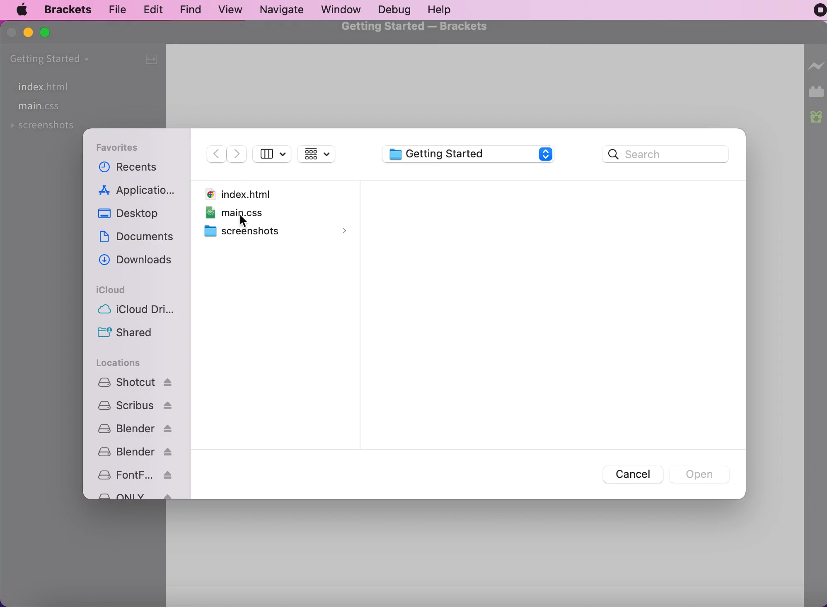  Describe the element at coordinates (342, 10) in the screenshot. I see `window` at that location.